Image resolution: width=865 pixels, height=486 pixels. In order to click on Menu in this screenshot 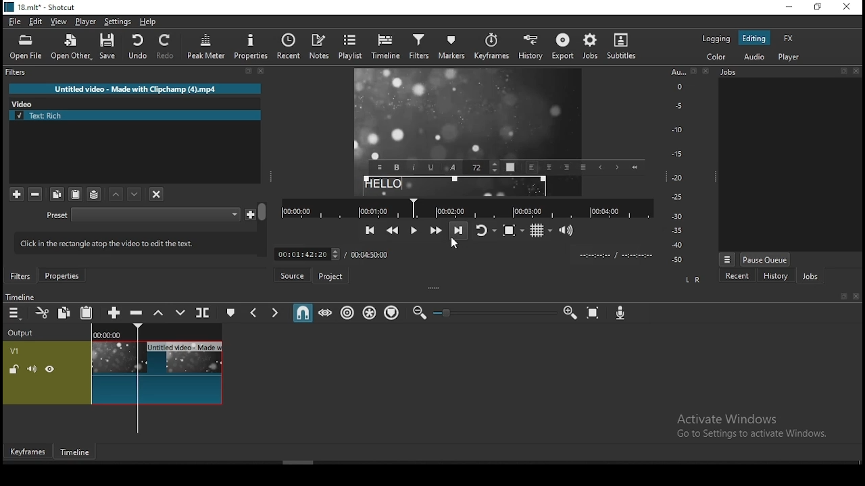, I will do `click(379, 167)`.